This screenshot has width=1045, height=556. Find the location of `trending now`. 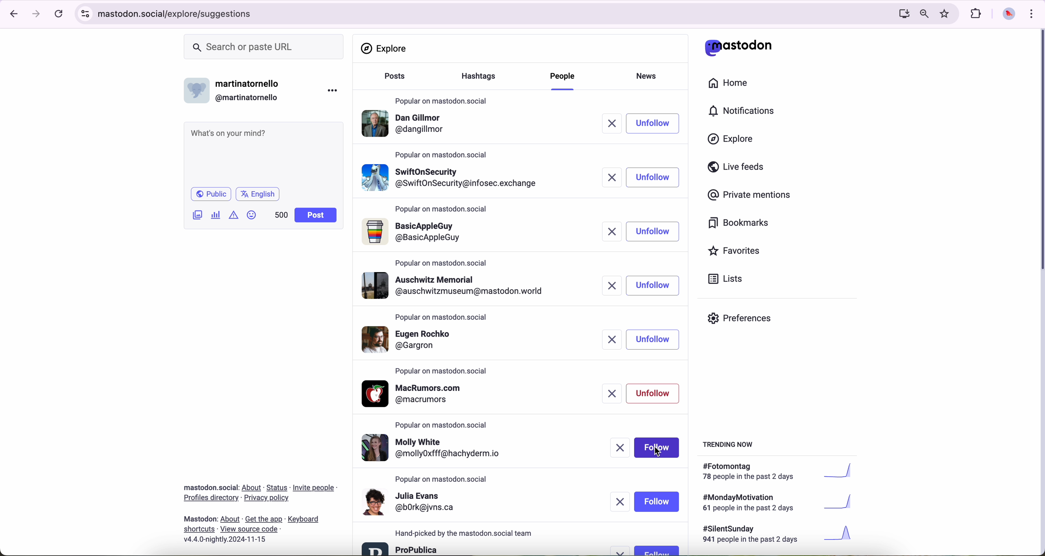

trending now is located at coordinates (729, 444).